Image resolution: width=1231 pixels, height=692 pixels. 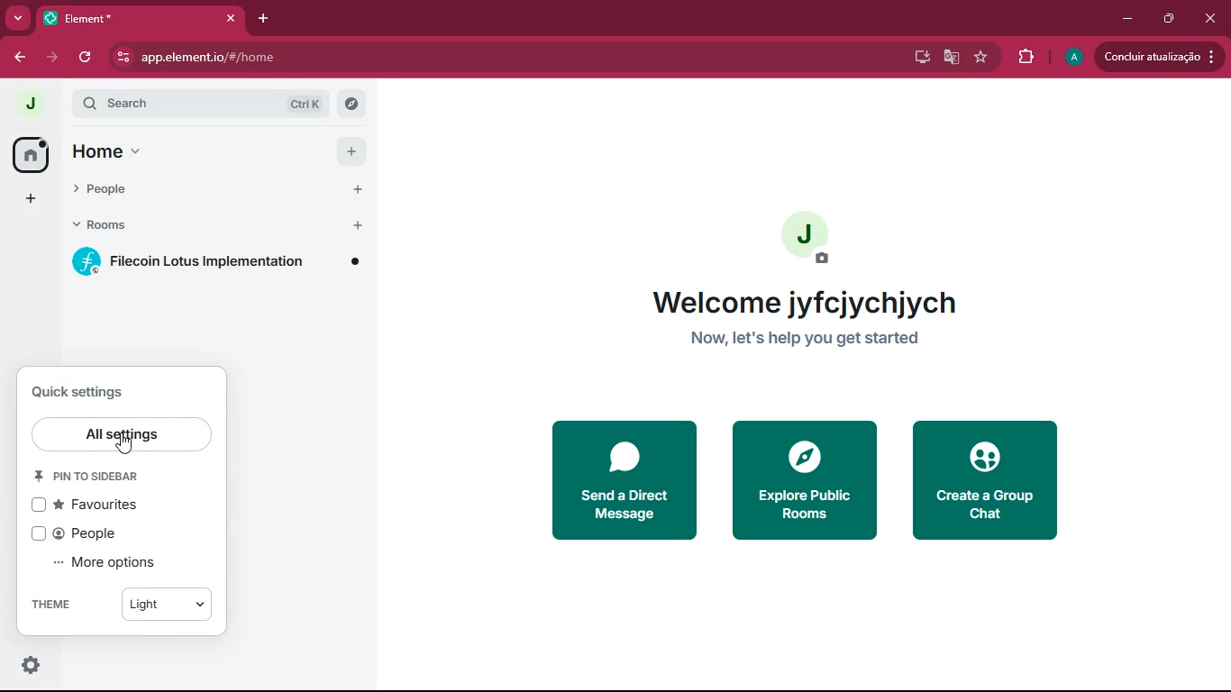 What do you see at coordinates (1027, 57) in the screenshot?
I see `extensions` at bounding box center [1027, 57].